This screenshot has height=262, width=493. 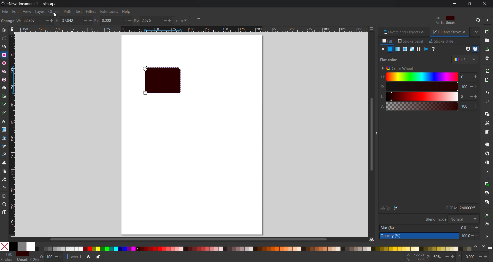 I want to click on Object, so click(x=54, y=12).